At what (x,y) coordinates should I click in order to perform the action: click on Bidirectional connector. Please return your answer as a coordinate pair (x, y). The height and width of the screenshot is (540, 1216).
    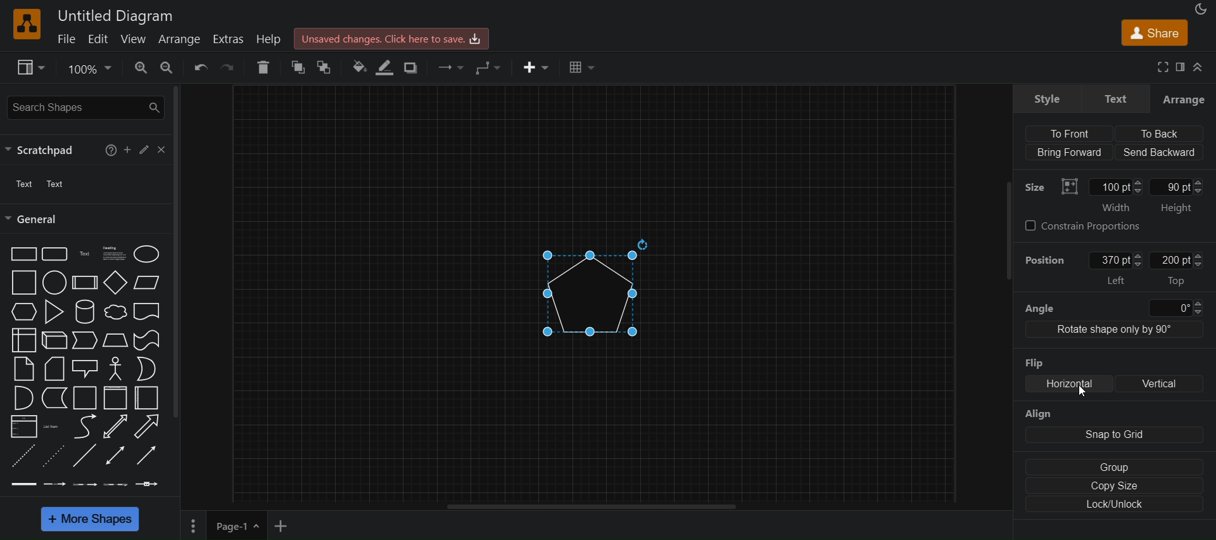
    Looking at the image, I should click on (115, 456).